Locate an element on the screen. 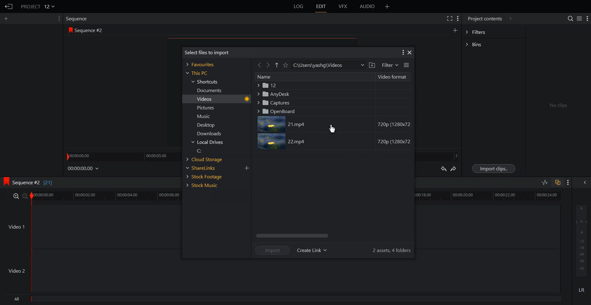 The image size is (591, 305). Select files to import is located at coordinates (207, 52).